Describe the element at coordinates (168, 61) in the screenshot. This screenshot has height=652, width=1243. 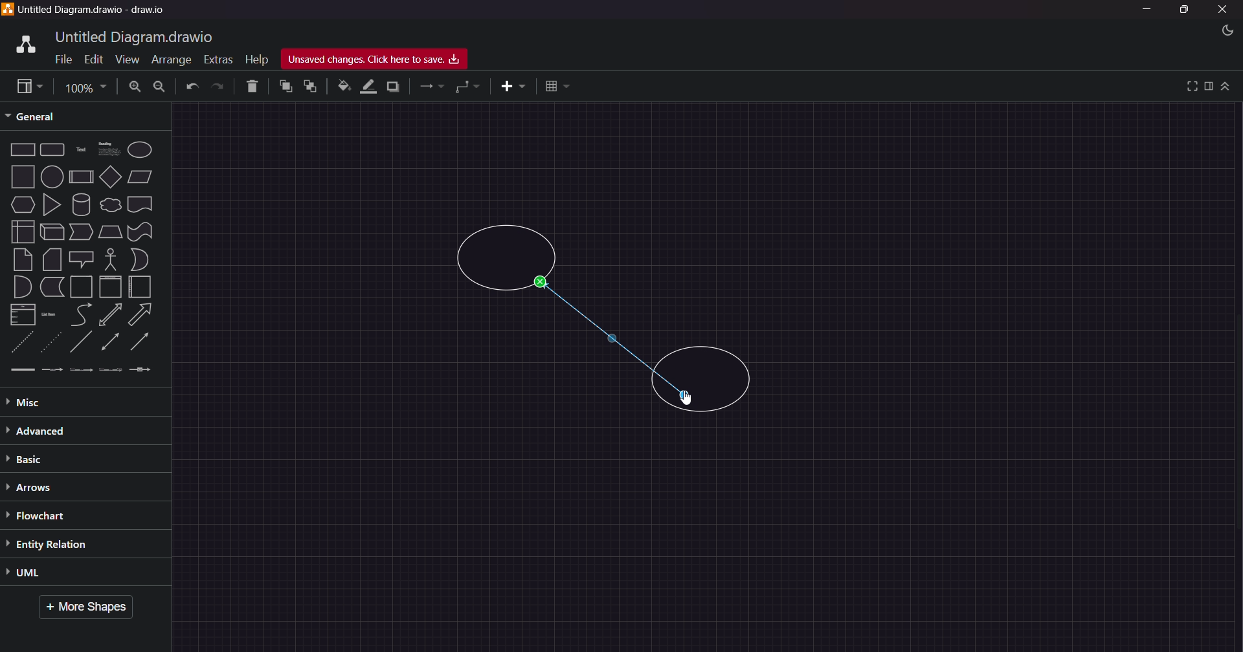
I see `Arrange` at that location.